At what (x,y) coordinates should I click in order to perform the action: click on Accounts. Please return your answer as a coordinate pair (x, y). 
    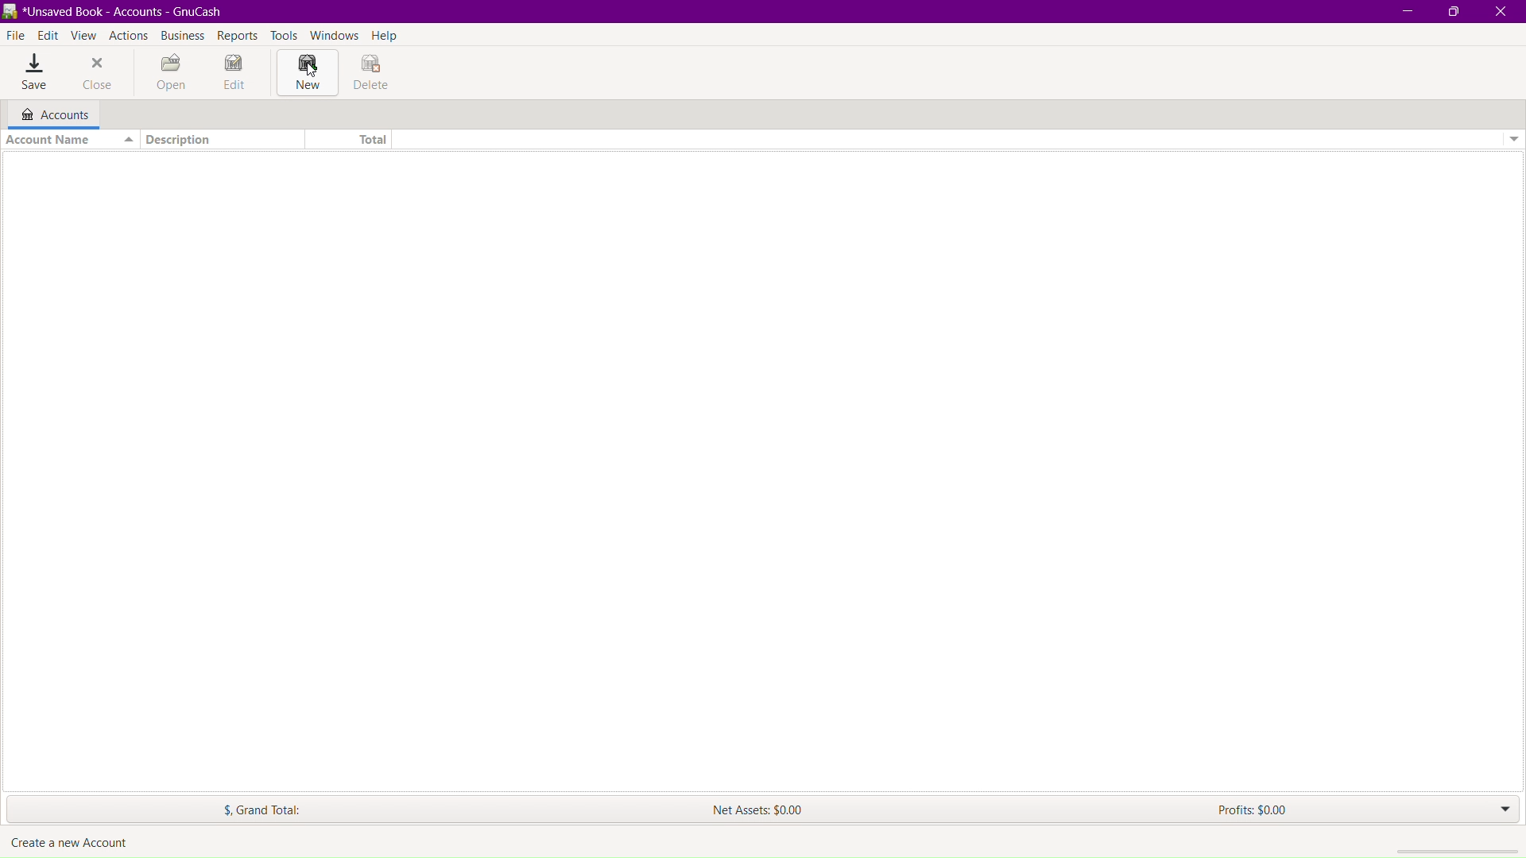
    Looking at the image, I should click on (49, 114).